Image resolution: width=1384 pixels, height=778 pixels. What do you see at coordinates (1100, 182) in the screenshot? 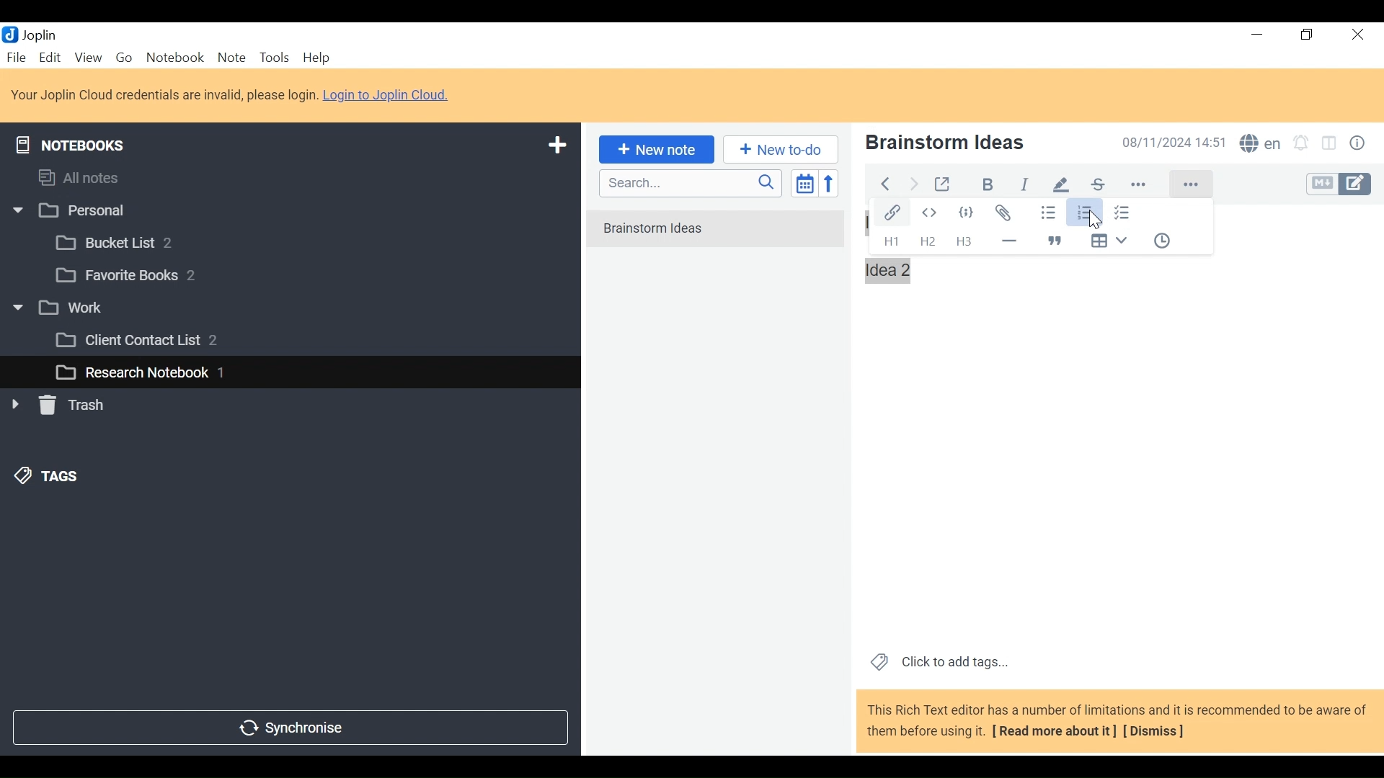
I see `strikethrough` at bounding box center [1100, 182].